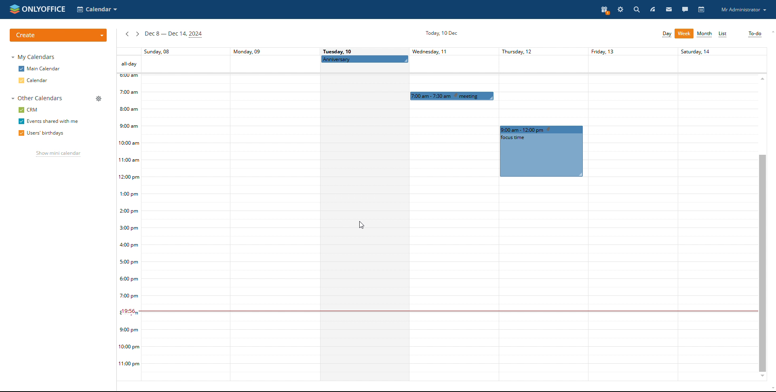  I want to click on monday, so click(274, 214).